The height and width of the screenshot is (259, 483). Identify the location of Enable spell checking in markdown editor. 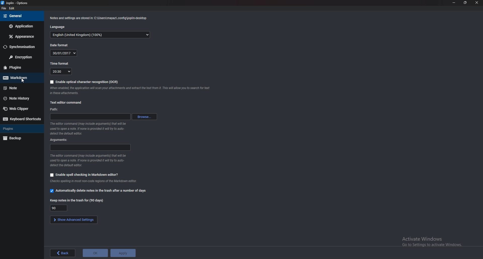
(83, 175).